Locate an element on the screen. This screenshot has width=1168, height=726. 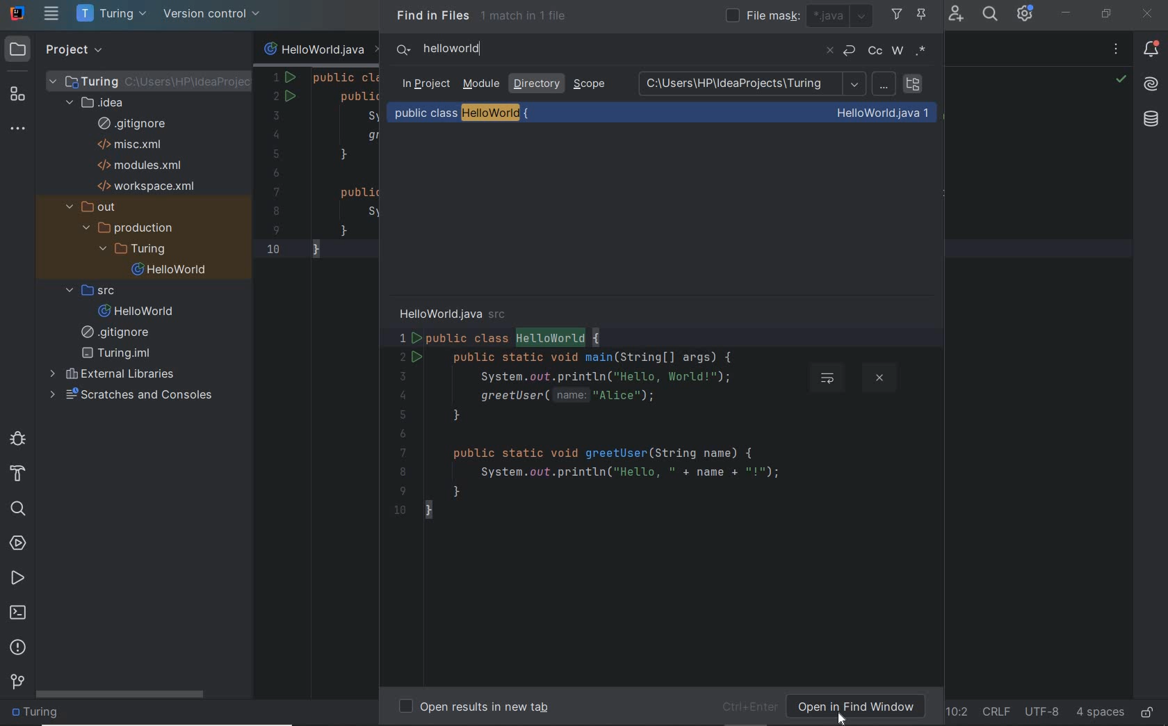
terminal is located at coordinates (18, 613).